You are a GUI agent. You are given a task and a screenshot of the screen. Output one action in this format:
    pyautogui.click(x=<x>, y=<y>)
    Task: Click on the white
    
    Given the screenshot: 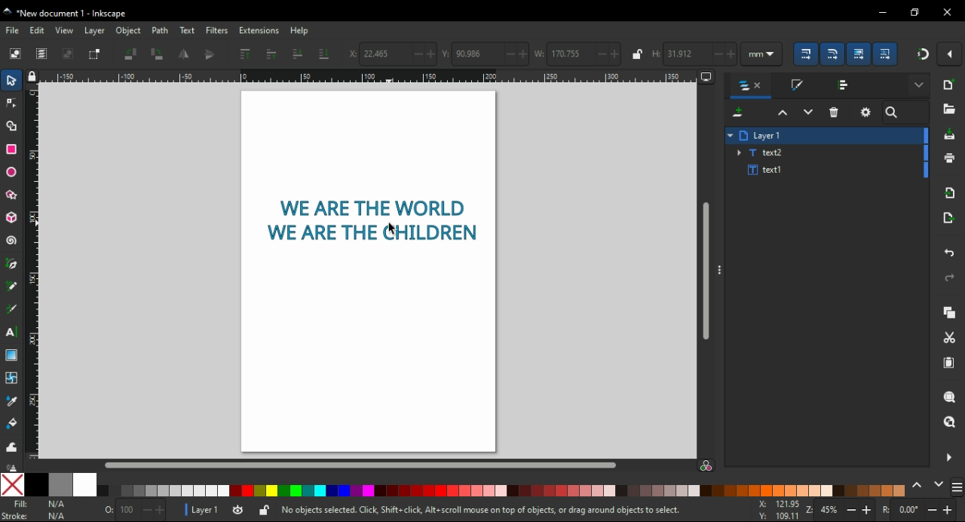 What is the action you would take?
    pyautogui.click(x=86, y=485)
    